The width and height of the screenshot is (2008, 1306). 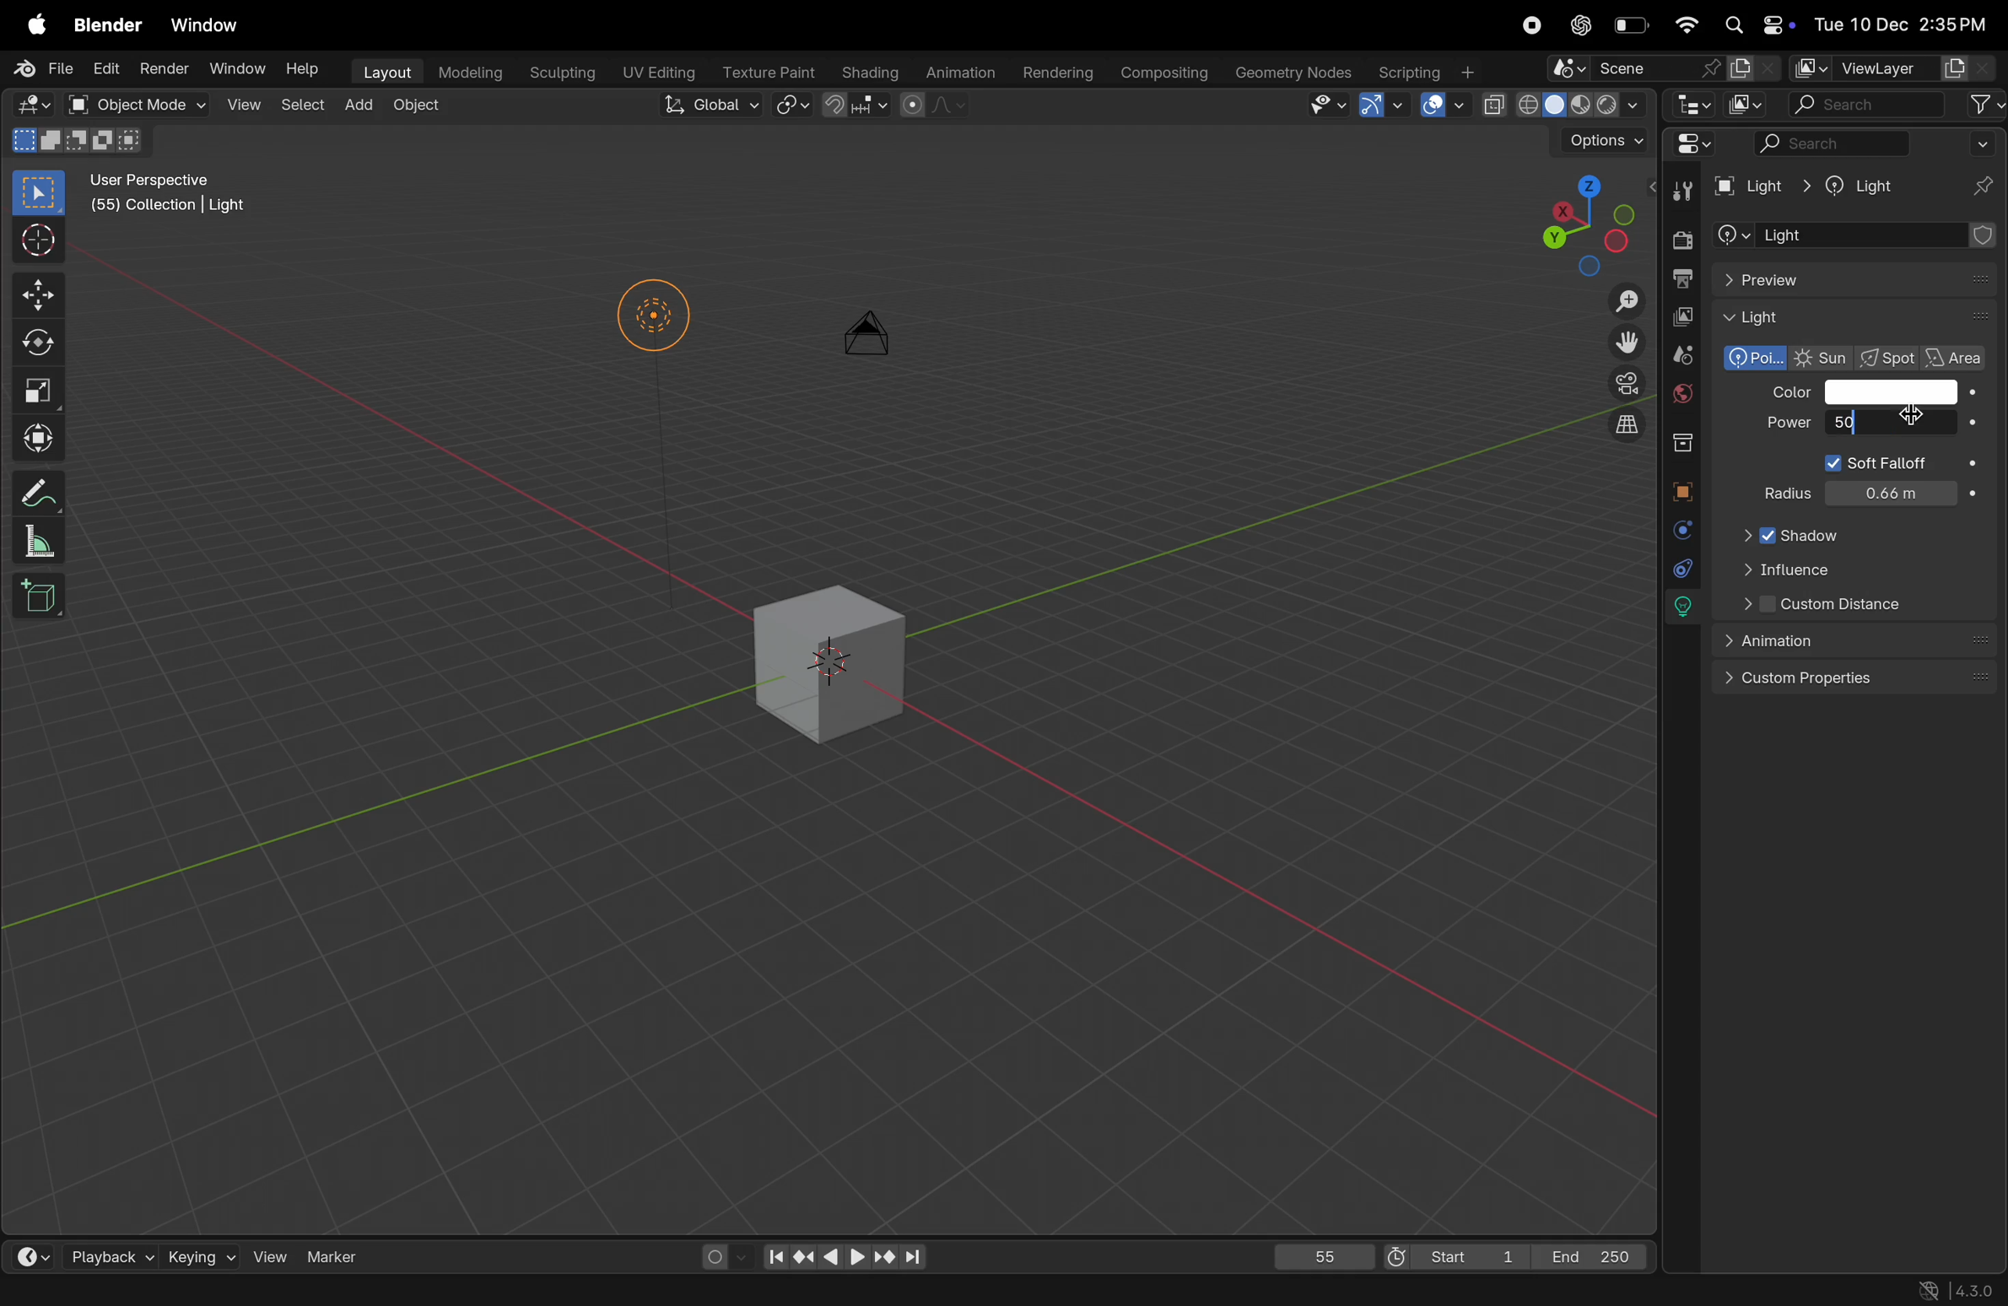 I want to click on animation, so click(x=1857, y=643).